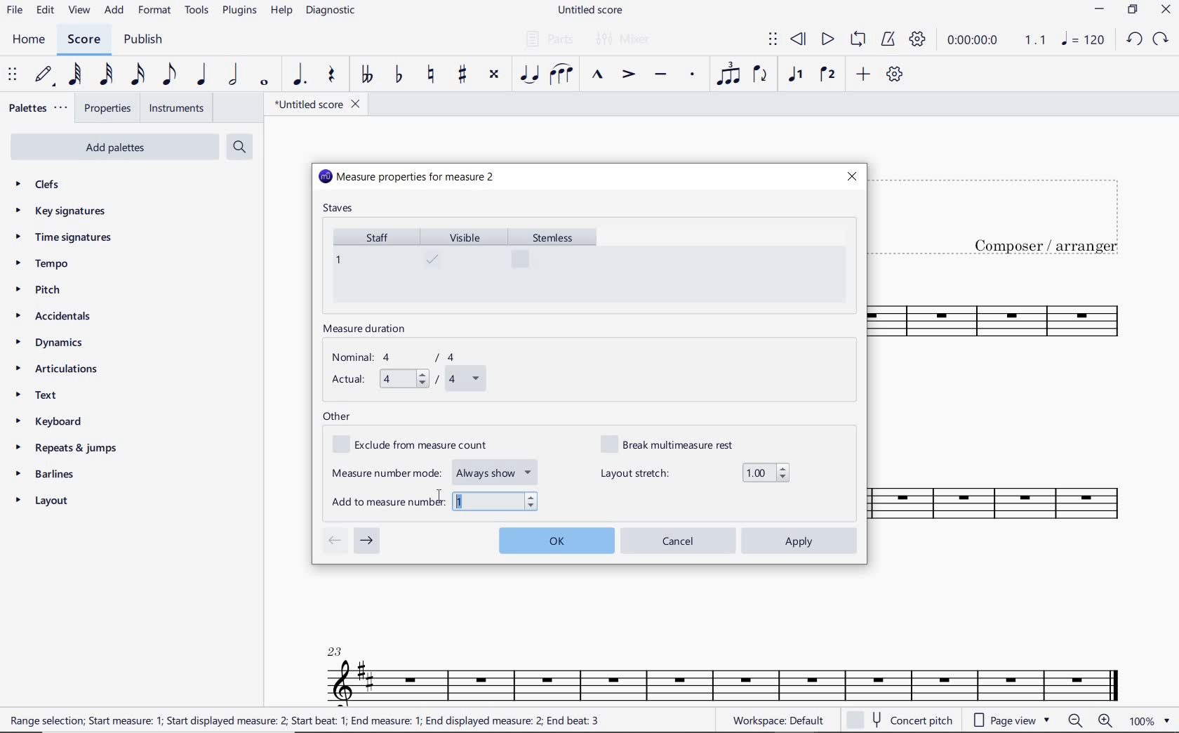  I want to click on ADD, so click(115, 11).